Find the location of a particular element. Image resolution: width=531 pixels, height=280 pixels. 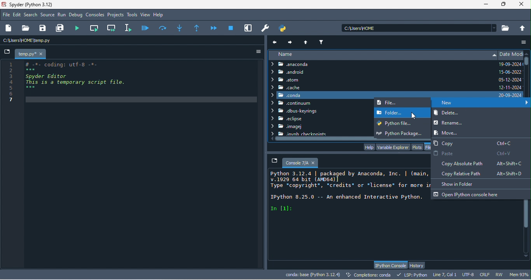

projects is located at coordinates (116, 15).